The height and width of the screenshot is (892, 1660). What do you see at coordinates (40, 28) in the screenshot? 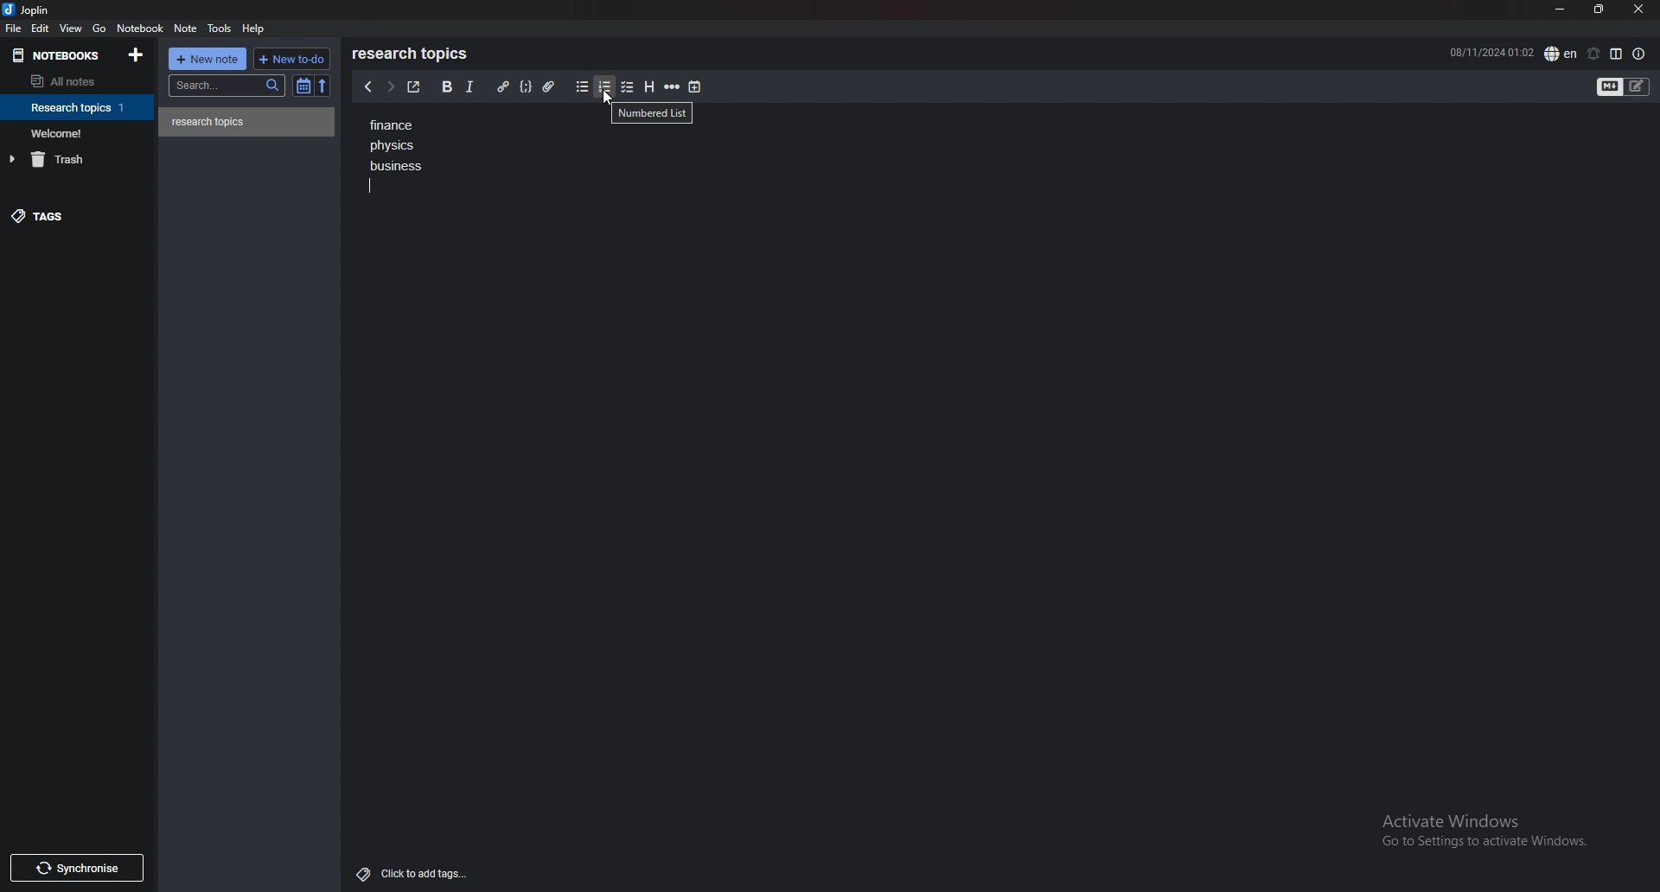
I see `edit` at bounding box center [40, 28].